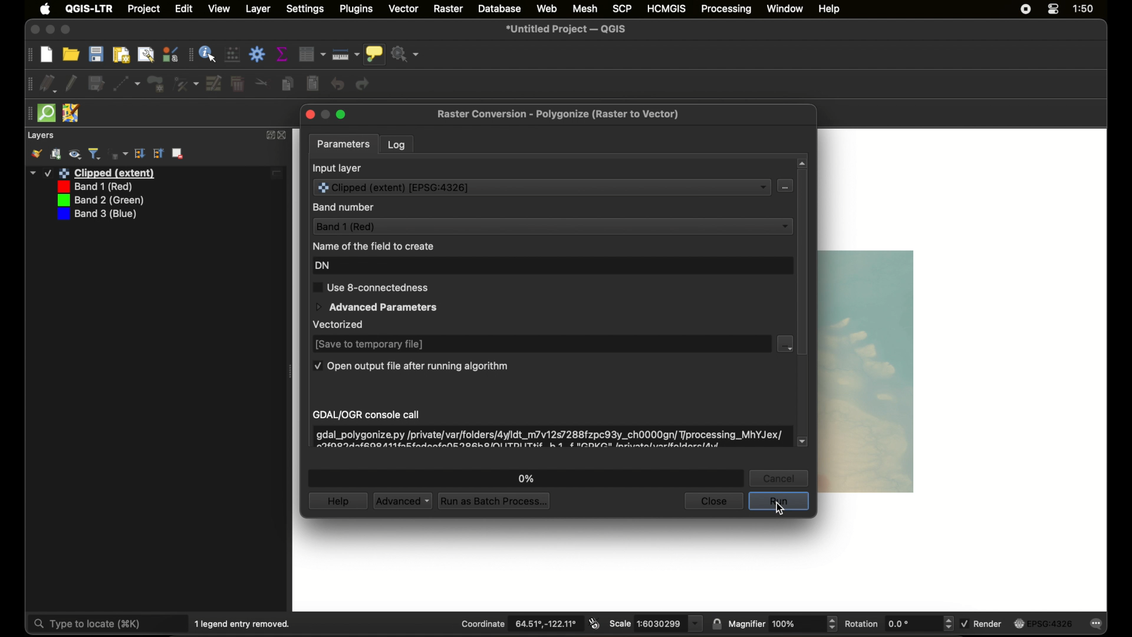  I want to click on copy, so click(288, 84).